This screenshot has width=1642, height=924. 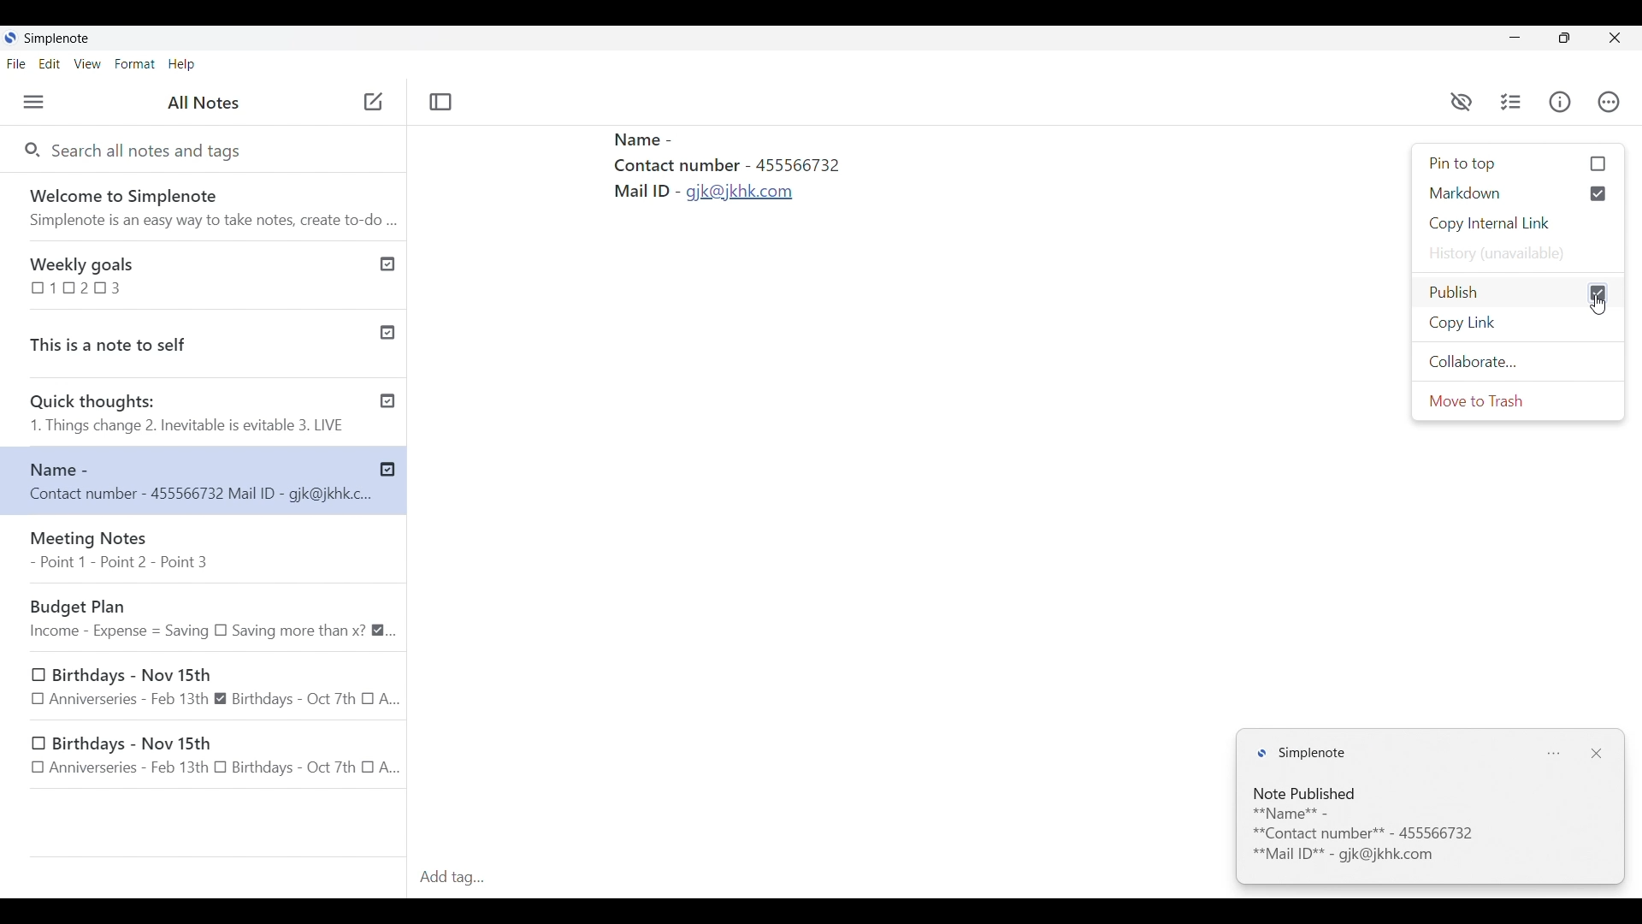 What do you see at coordinates (373, 101) in the screenshot?
I see `Add new note` at bounding box center [373, 101].